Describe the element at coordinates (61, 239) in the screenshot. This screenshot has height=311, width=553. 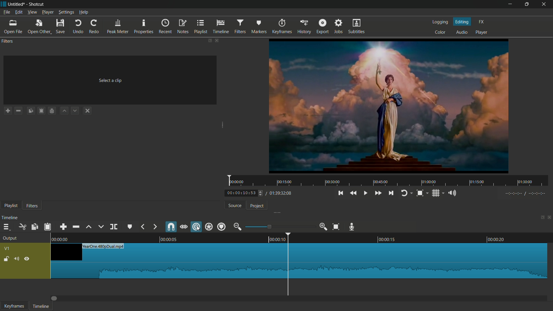
I see `00:00:00` at that location.